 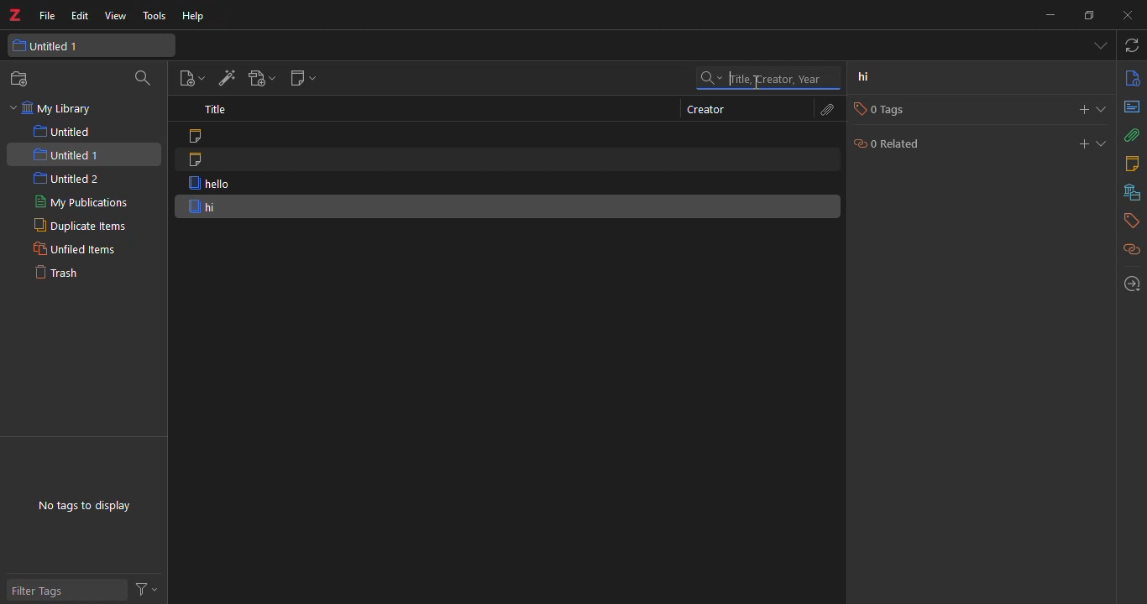 What do you see at coordinates (155, 16) in the screenshot?
I see `tools` at bounding box center [155, 16].